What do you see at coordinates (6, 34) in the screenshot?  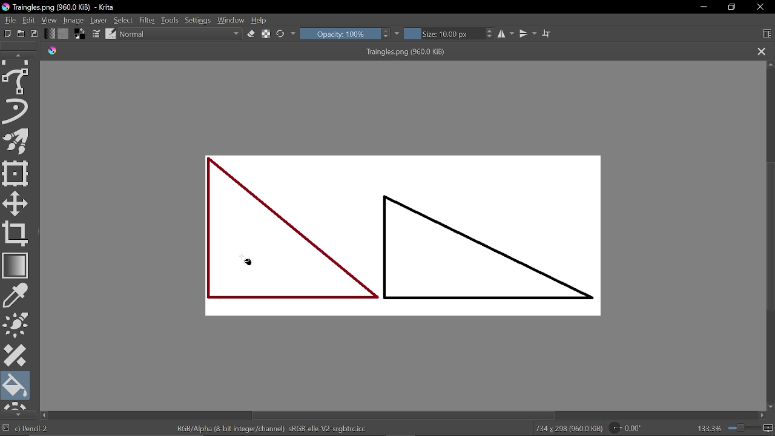 I see `Create new document` at bounding box center [6, 34].